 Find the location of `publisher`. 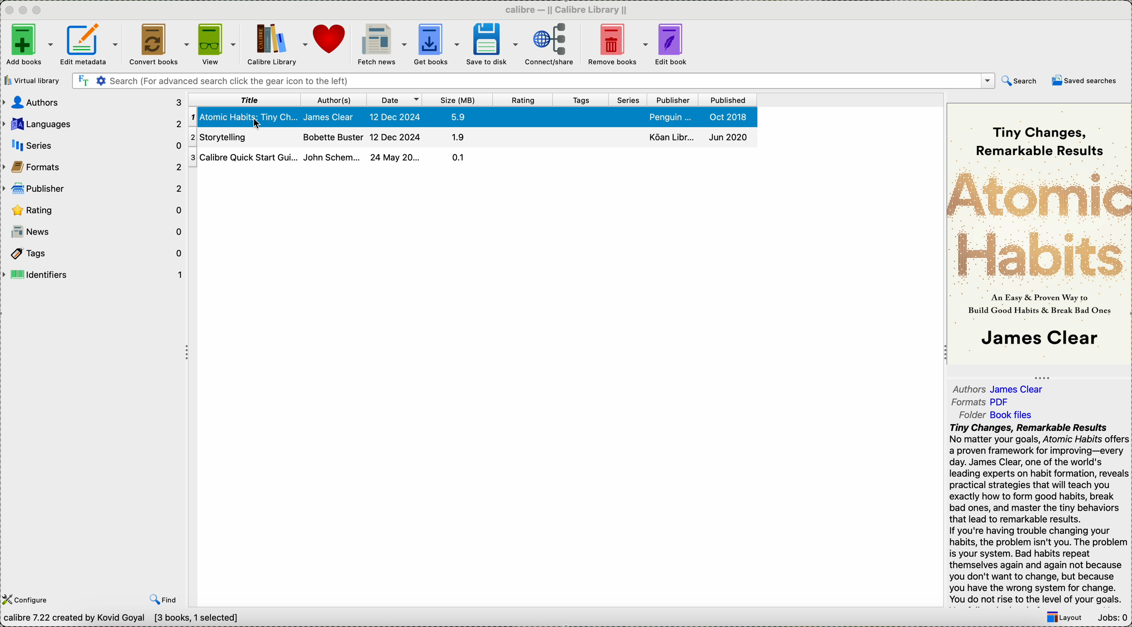

publisher is located at coordinates (94, 188).